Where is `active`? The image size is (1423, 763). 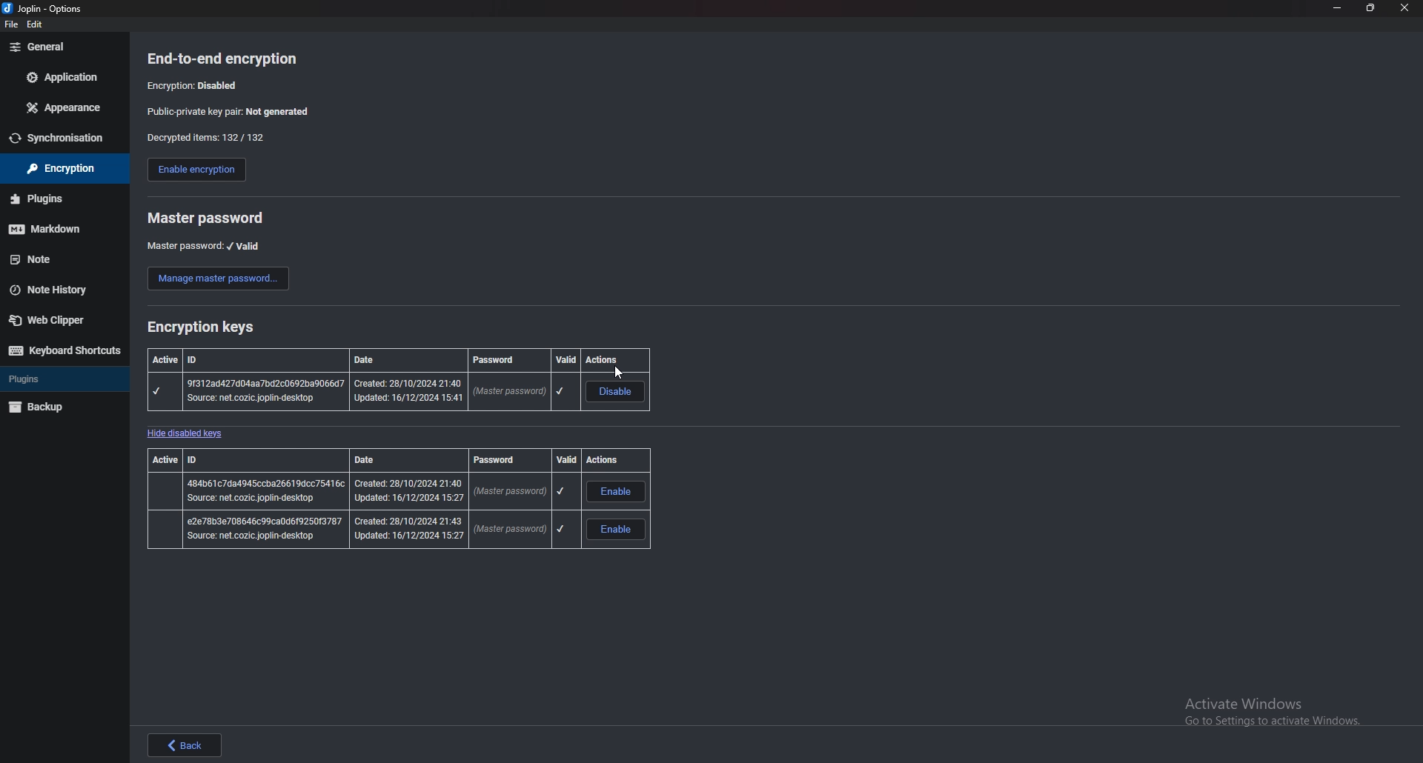 active is located at coordinates (165, 361).